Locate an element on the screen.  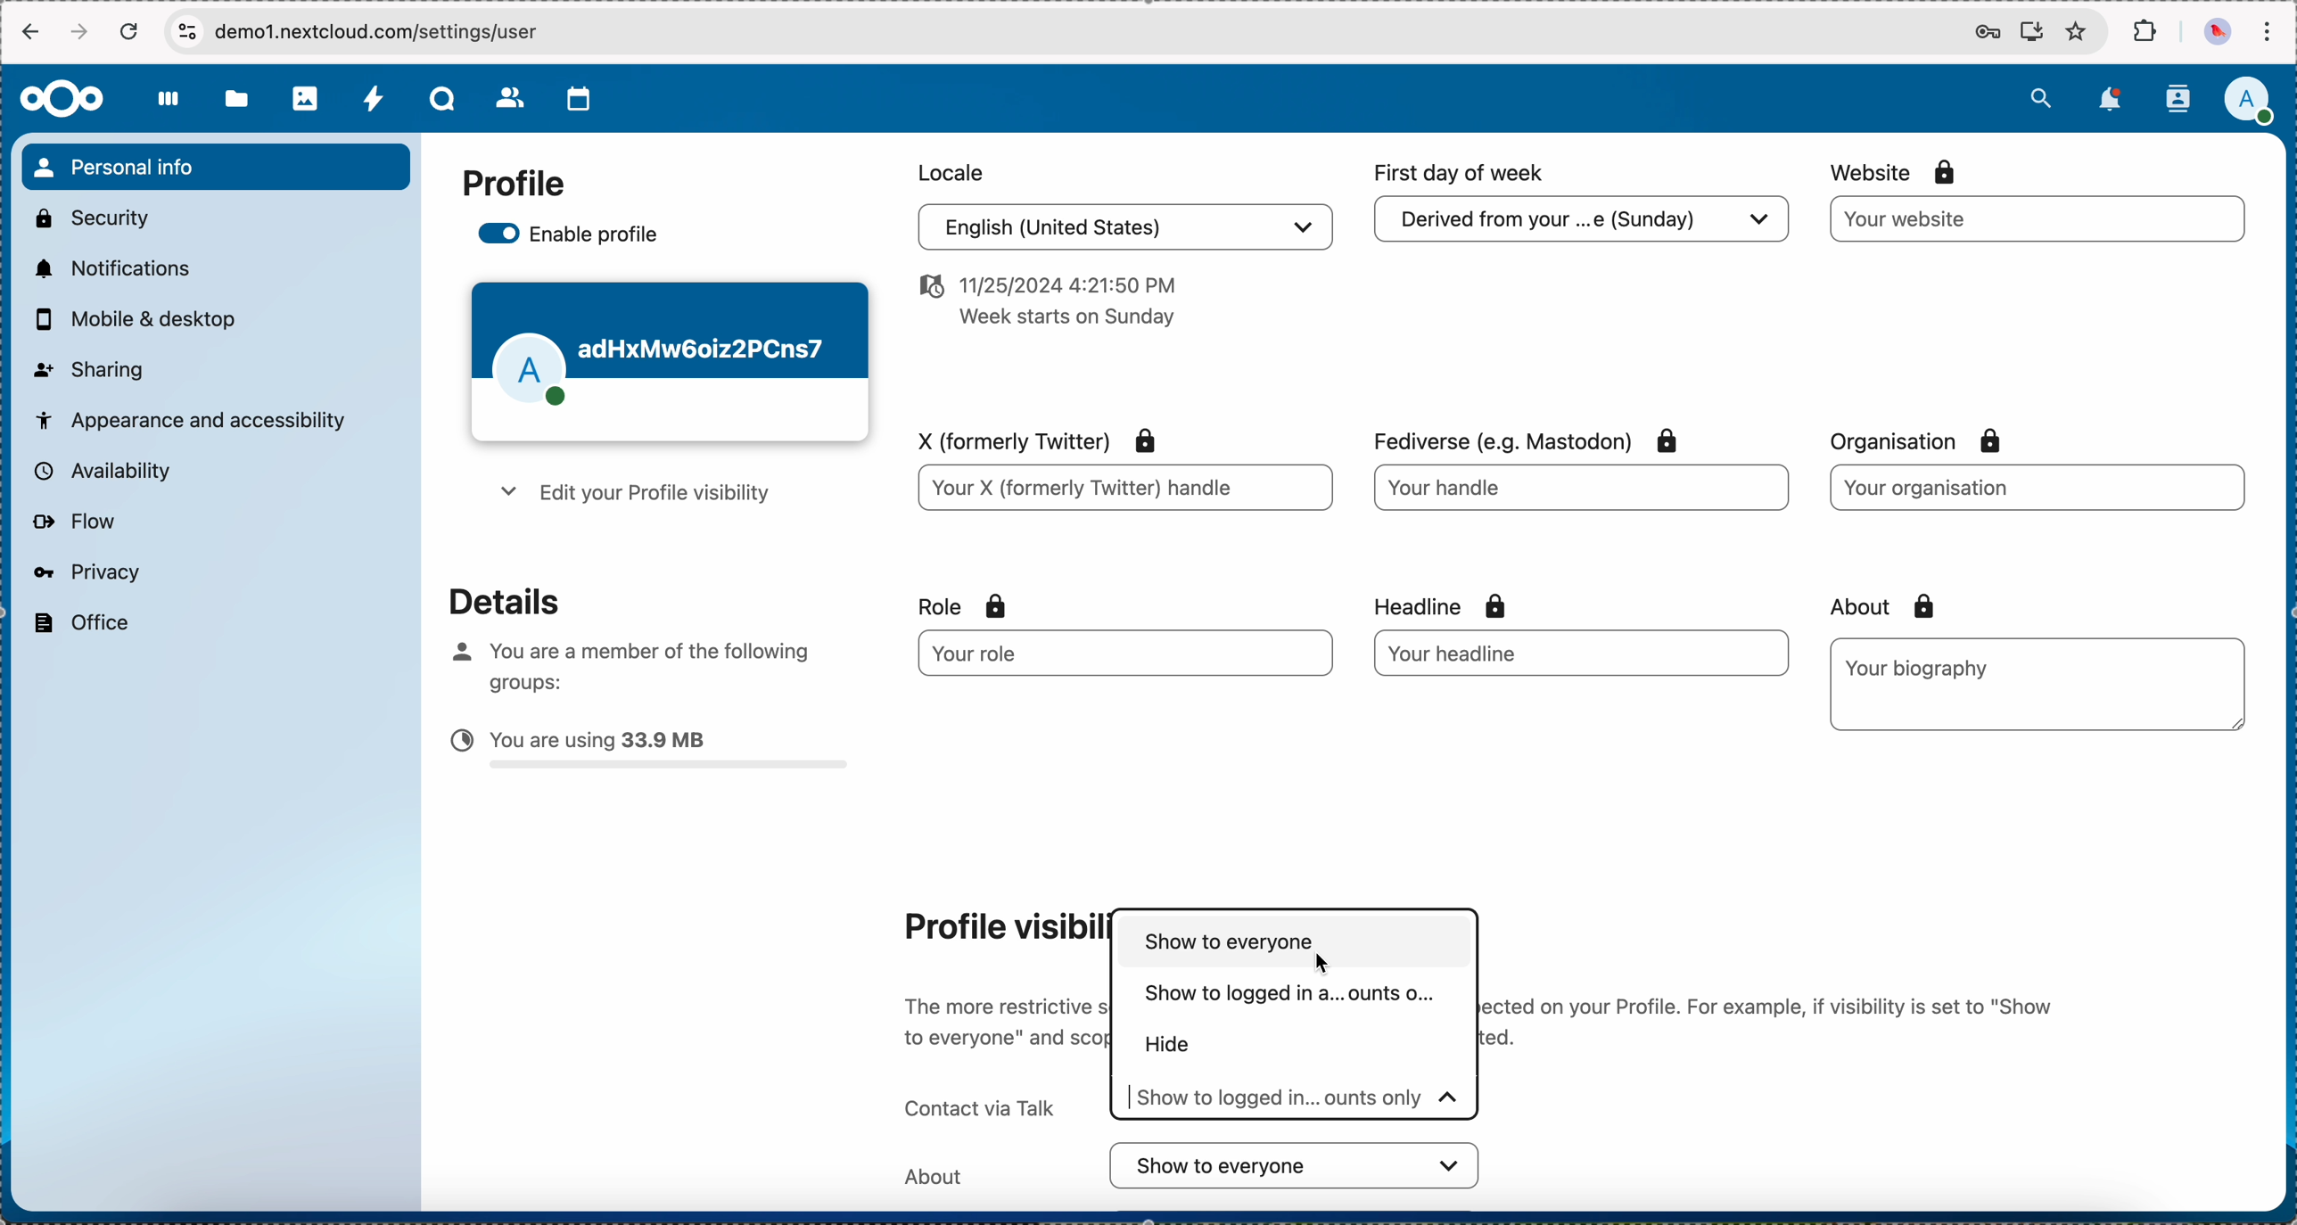
locale is located at coordinates (947, 170).